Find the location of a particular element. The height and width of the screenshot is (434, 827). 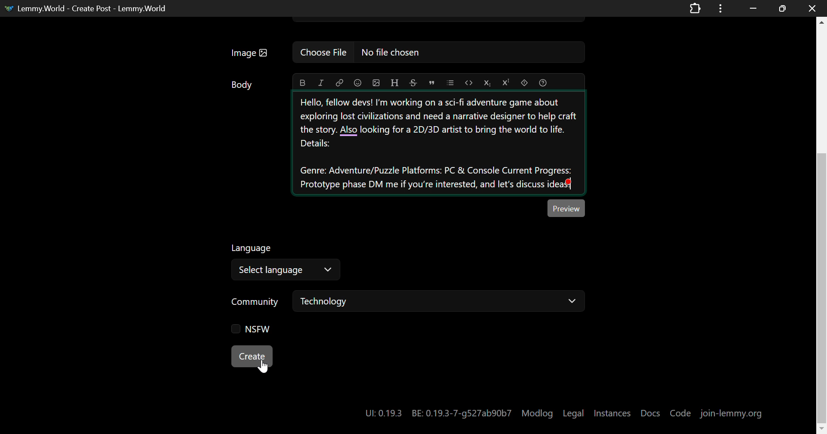

Code is located at coordinates (681, 413).